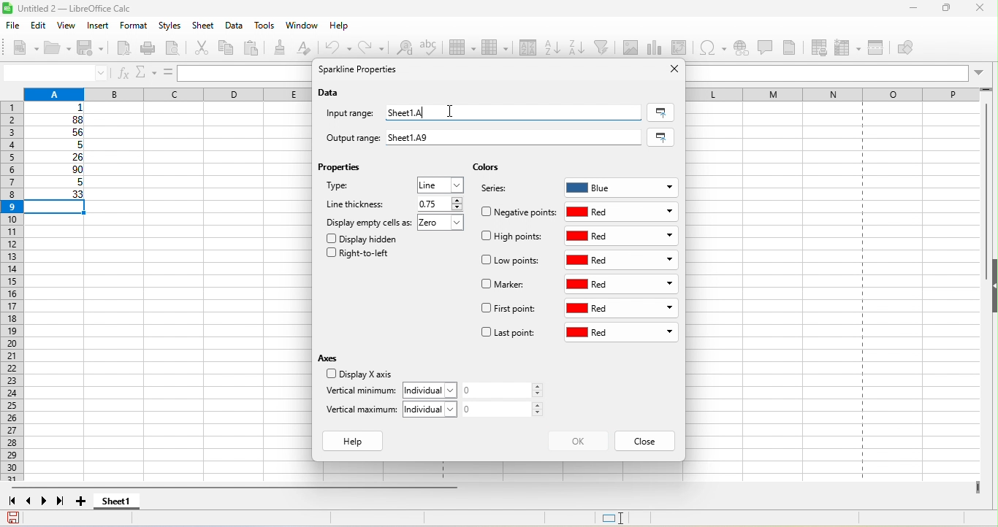  What do you see at coordinates (506, 285) in the screenshot?
I see `marker` at bounding box center [506, 285].